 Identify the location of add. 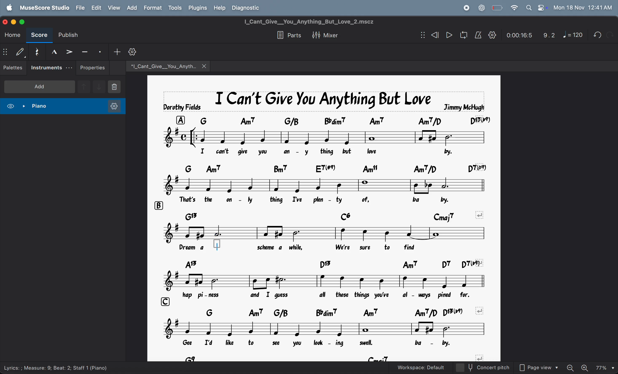
(132, 9).